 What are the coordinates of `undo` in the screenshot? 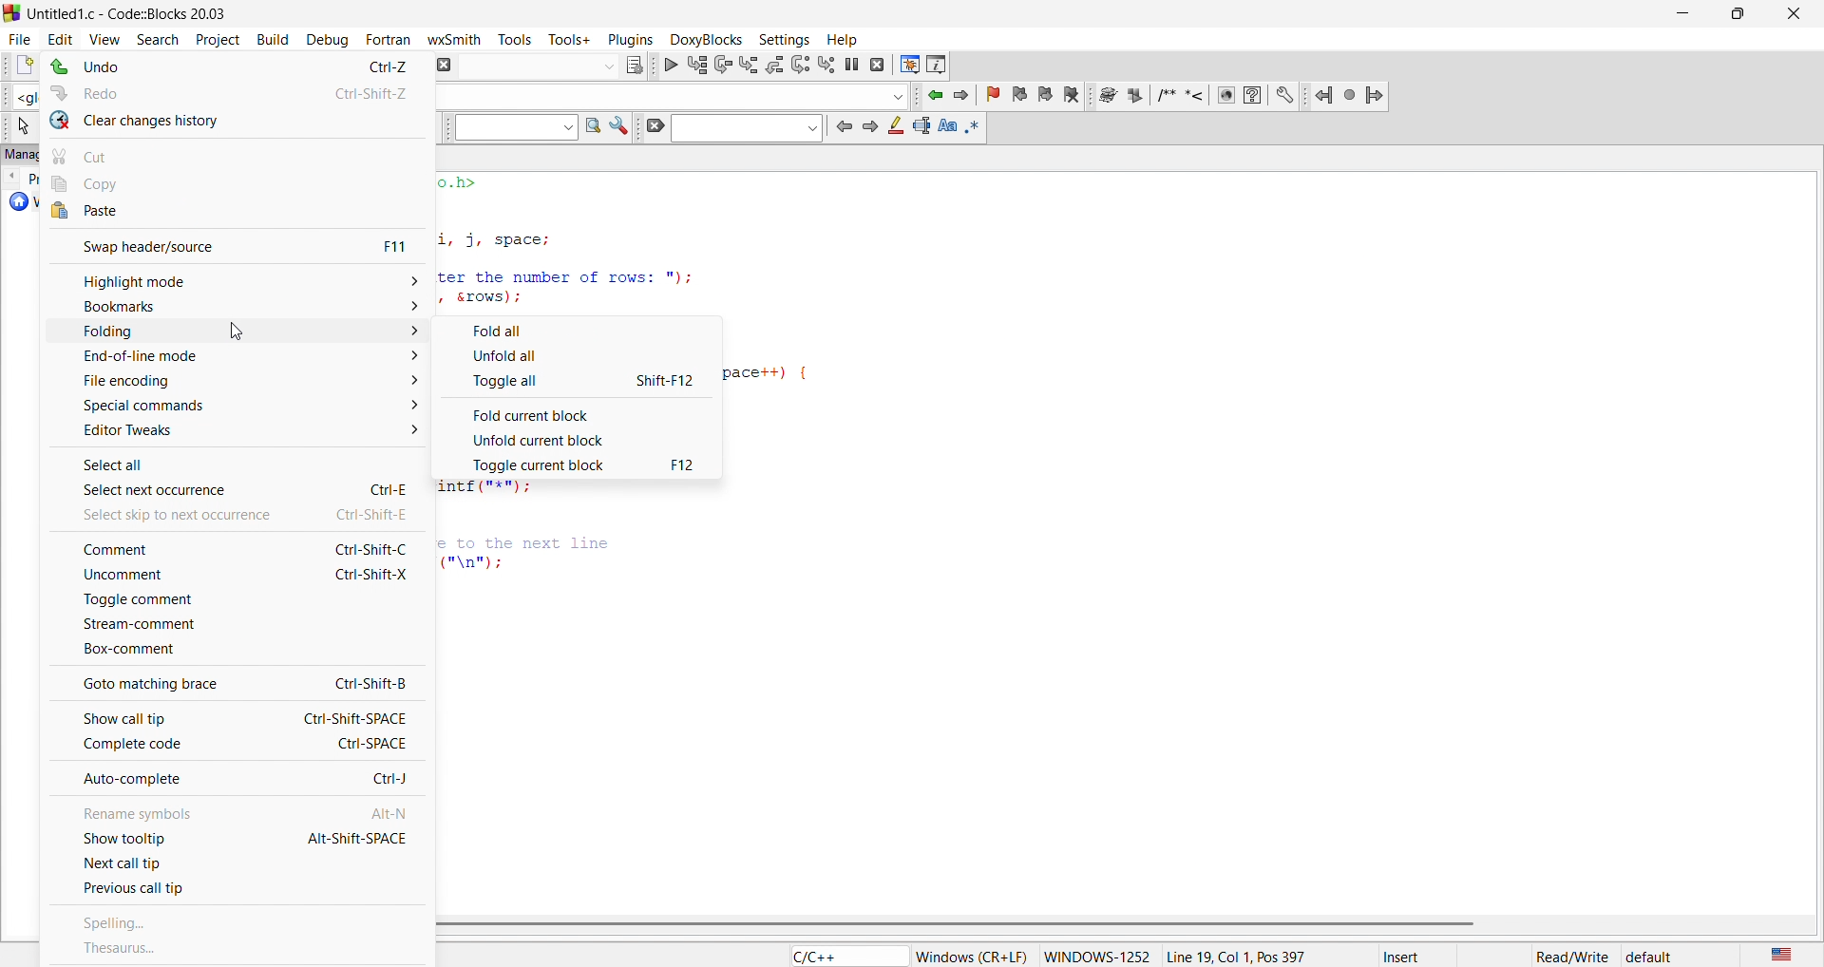 It's located at (233, 67).